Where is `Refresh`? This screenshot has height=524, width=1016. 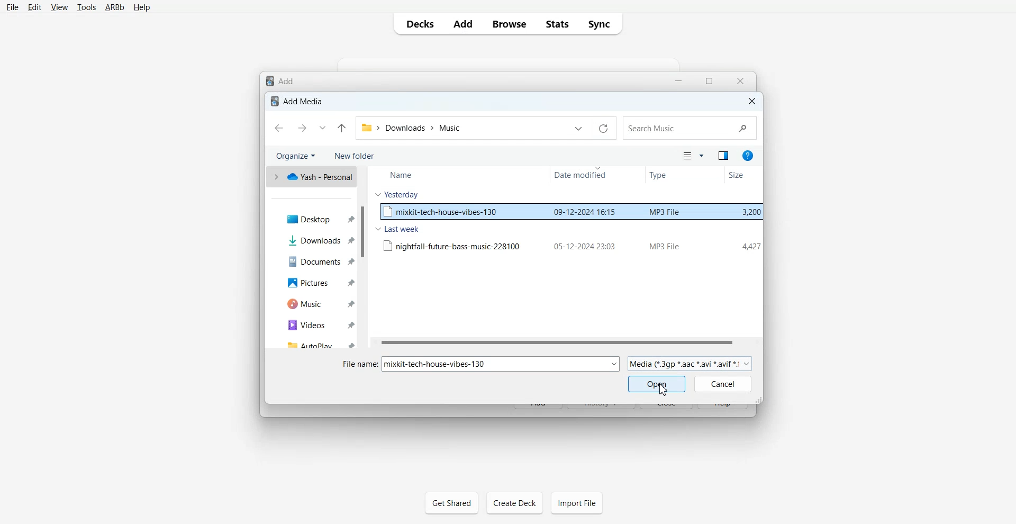 Refresh is located at coordinates (603, 128).